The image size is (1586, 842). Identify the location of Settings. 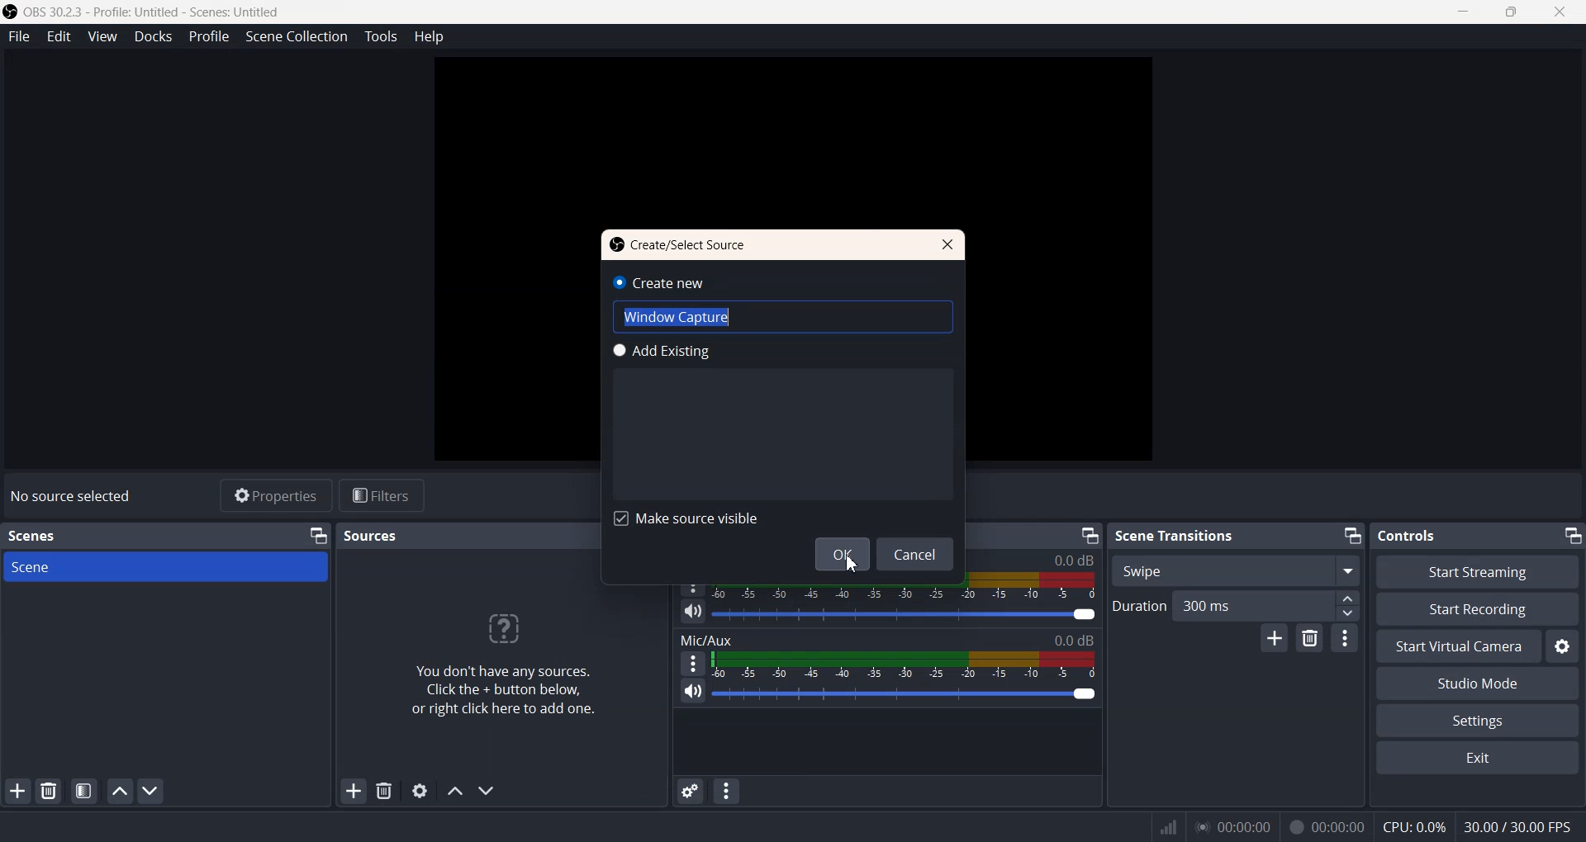
(1477, 721).